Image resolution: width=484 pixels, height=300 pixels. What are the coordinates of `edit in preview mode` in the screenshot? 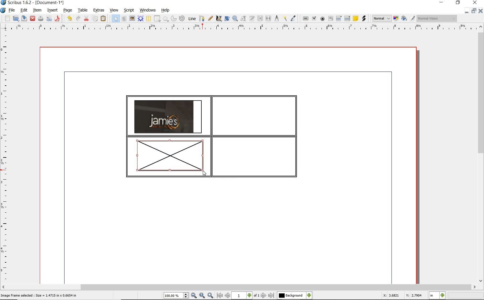 It's located at (412, 19).